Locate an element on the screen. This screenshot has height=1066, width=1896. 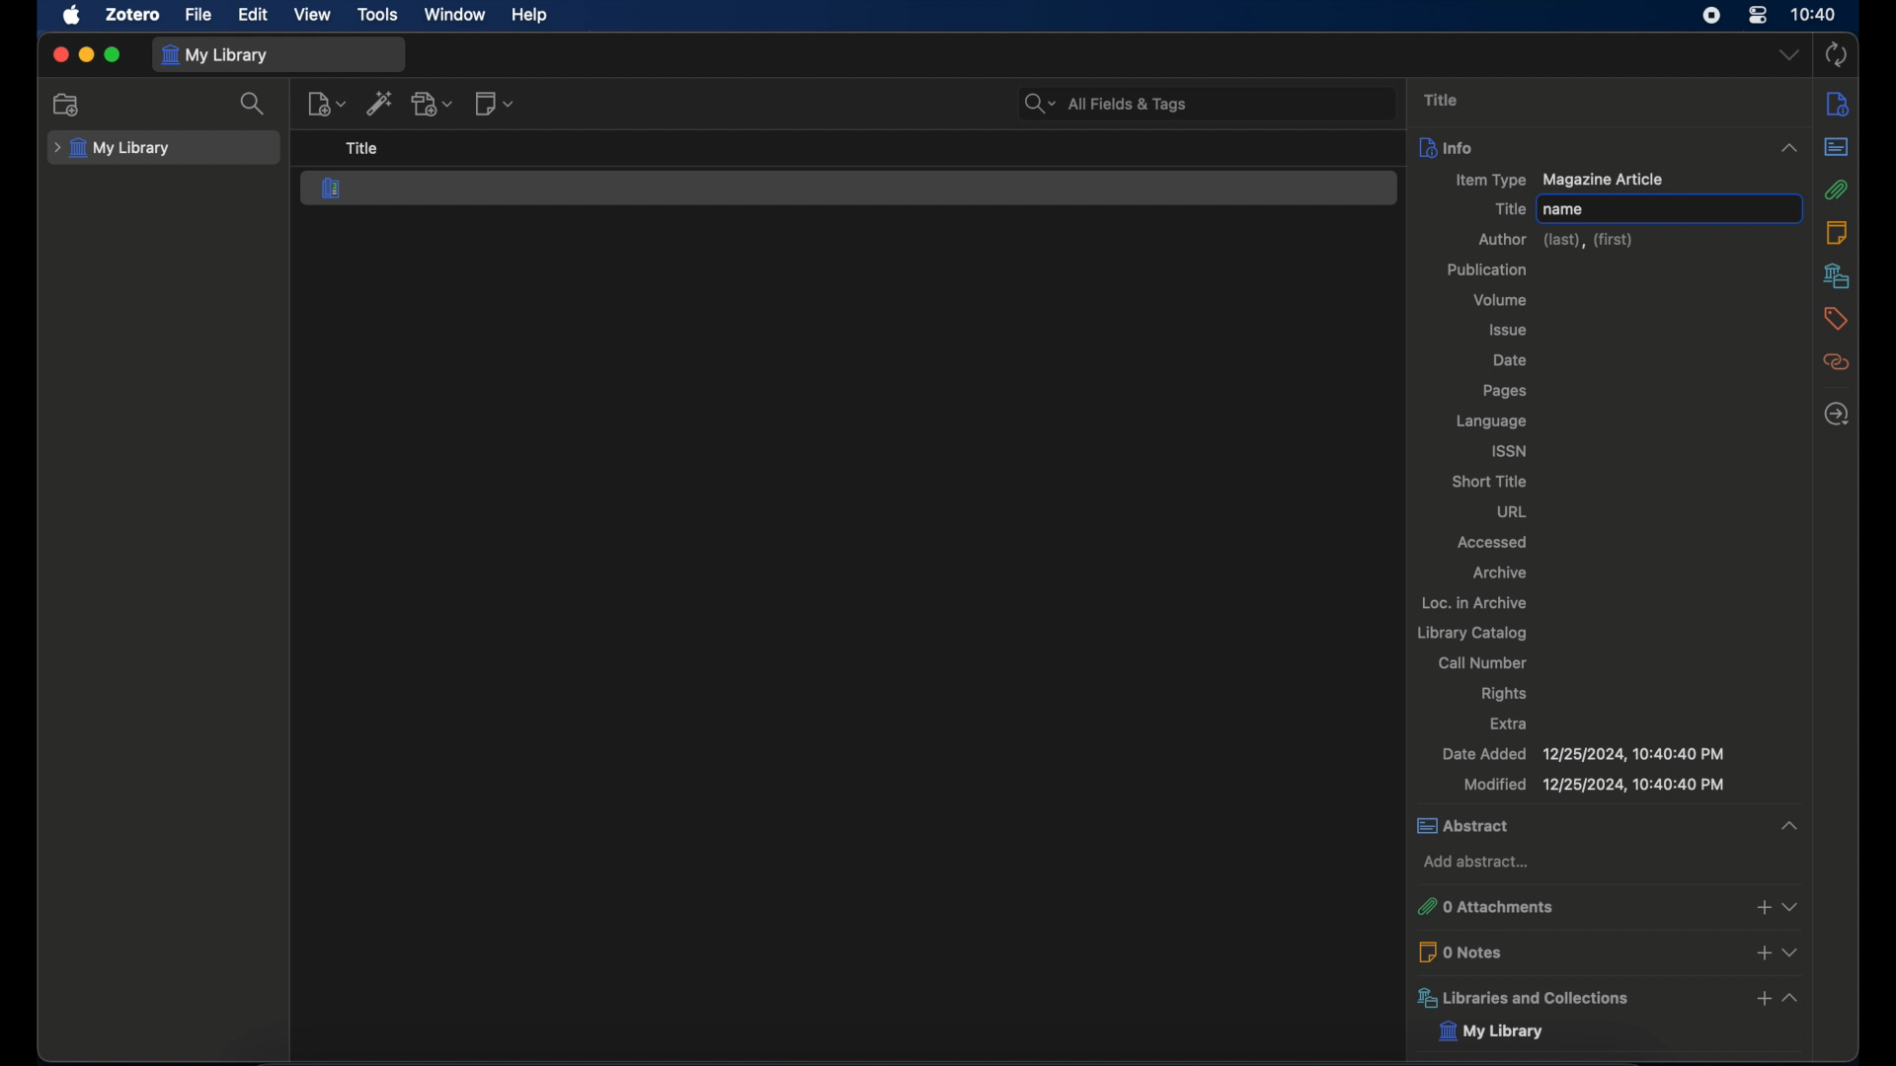
date added is located at coordinates (1584, 754).